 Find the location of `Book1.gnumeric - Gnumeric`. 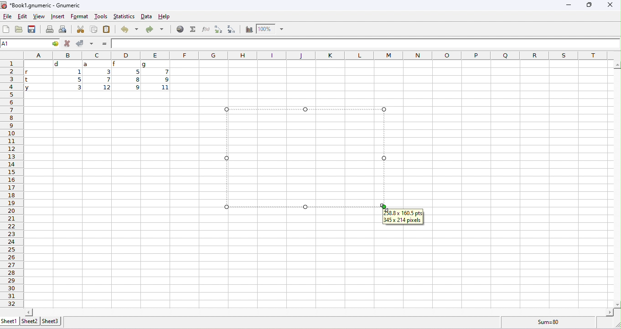

Book1.gnumeric - Gnumeric is located at coordinates (42, 5).